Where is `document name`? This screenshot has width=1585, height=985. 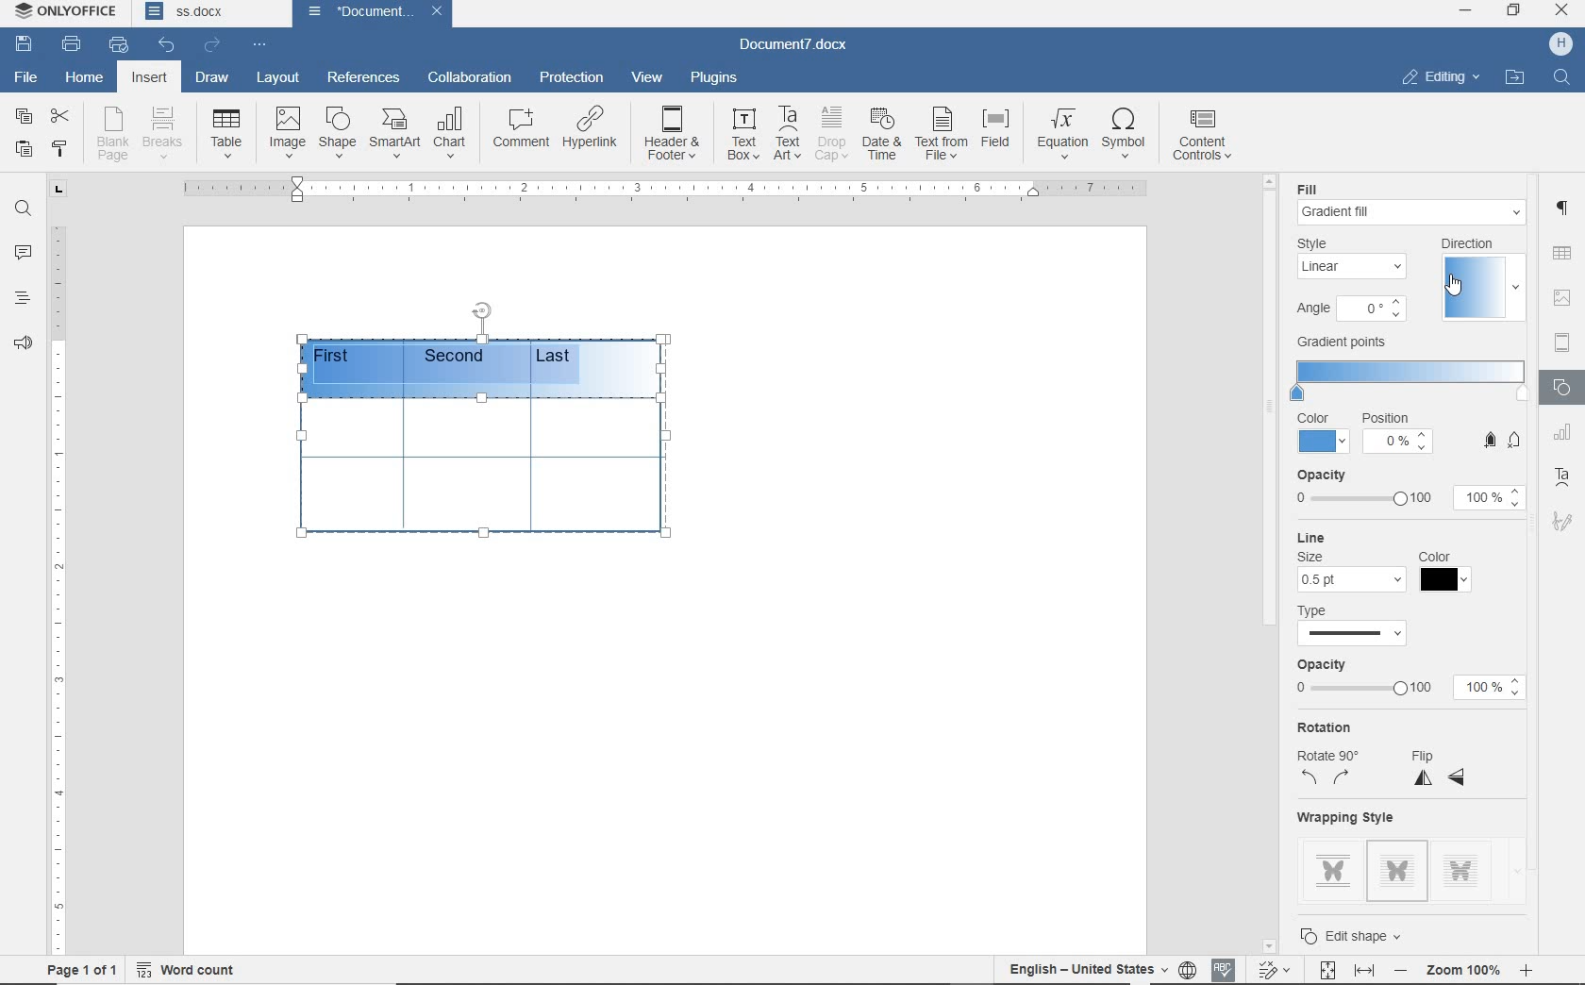 document name is located at coordinates (801, 42).